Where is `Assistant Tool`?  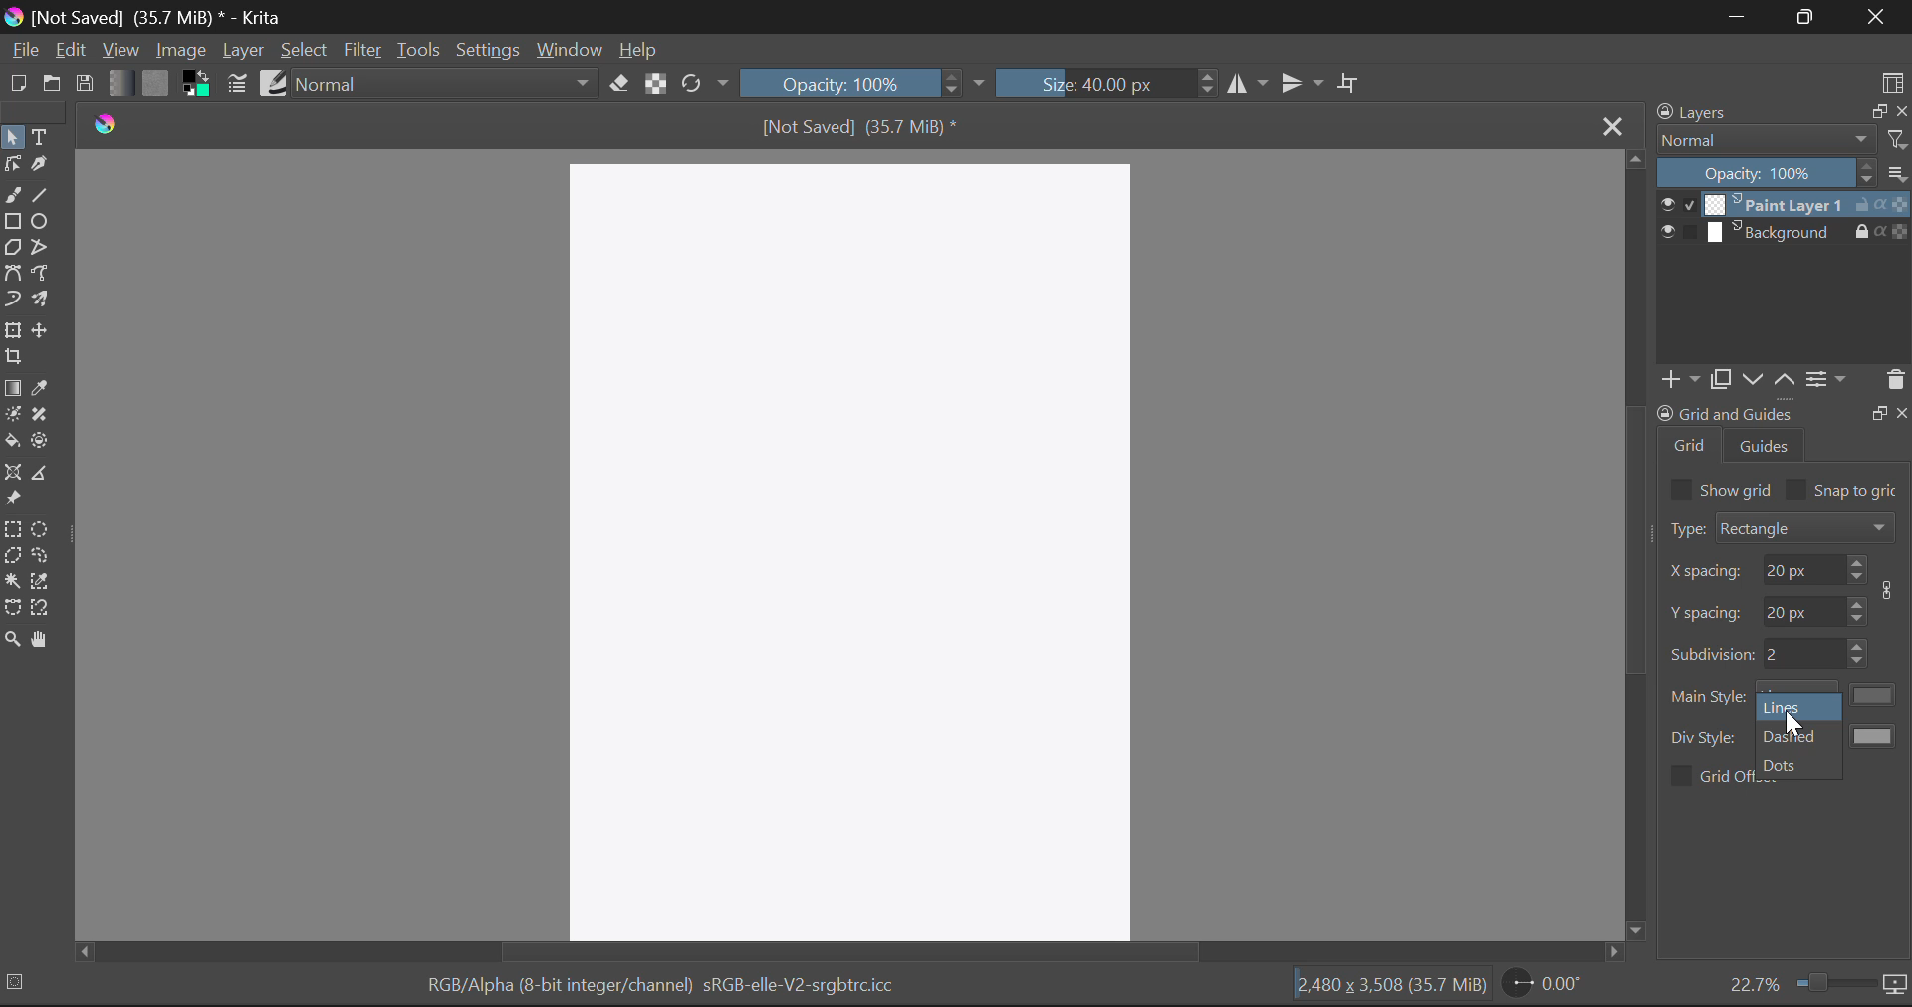
Assistant Tool is located at coordinates (14, 474).